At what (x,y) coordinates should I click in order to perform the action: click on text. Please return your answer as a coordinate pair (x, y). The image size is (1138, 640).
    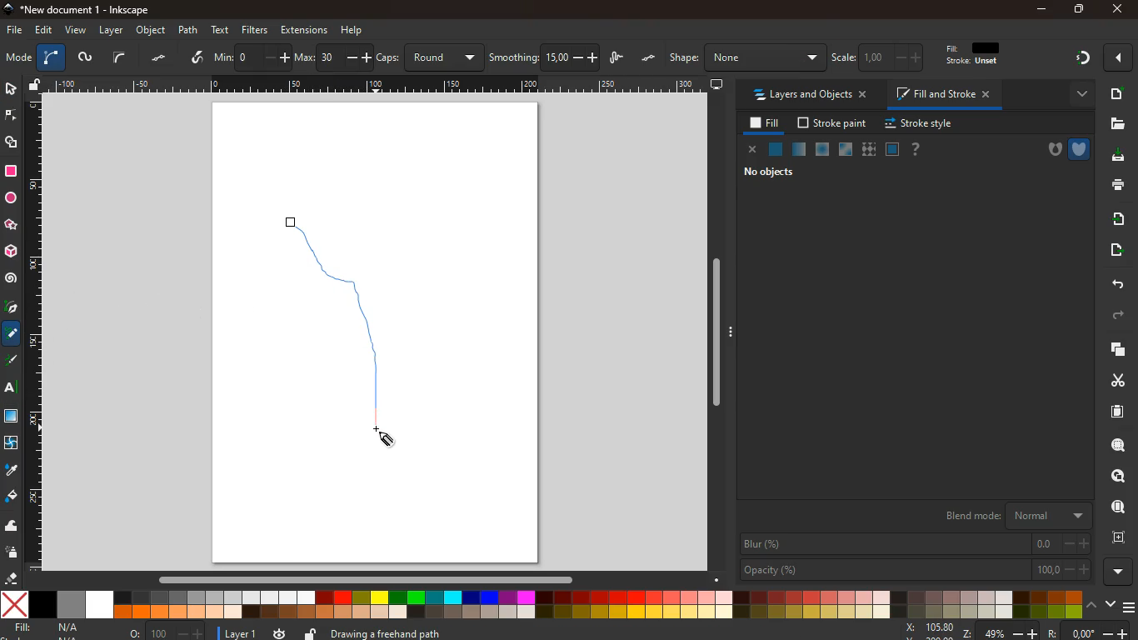
    Looking at the image, I should click on (222, 30).